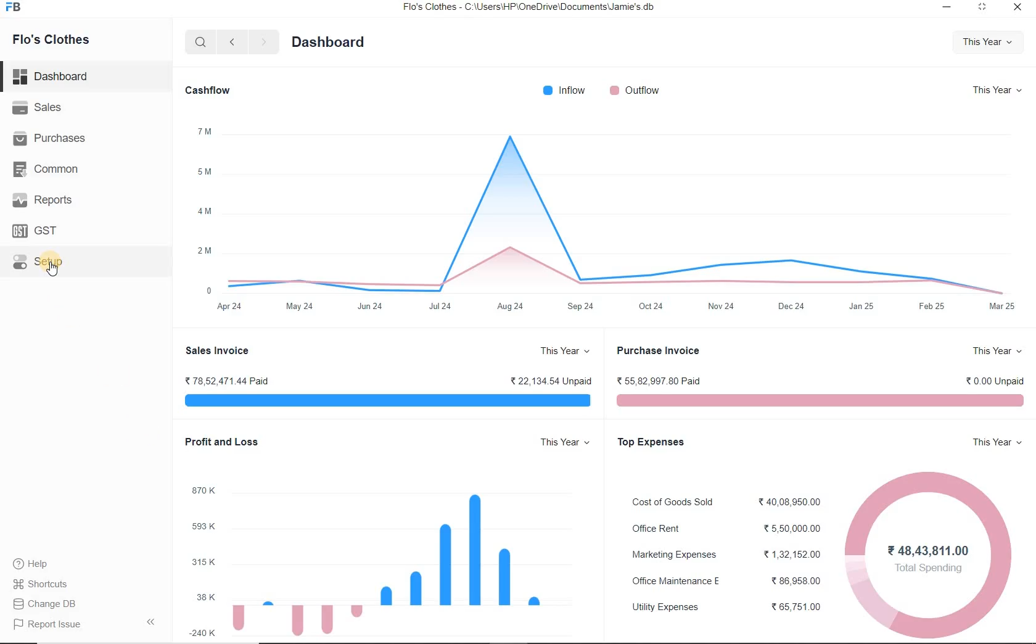 Image resolution: width=1036 pixels, height=644 pixels. What do you see at coordinates (985, 7) in the screenshot?
I see `restore` at bounding box center [985, 7].